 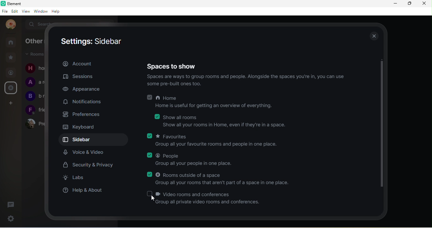 What do you see at coordinates (77, 64) in the screenshot?
I see `account` at bounding box center [77, 64].